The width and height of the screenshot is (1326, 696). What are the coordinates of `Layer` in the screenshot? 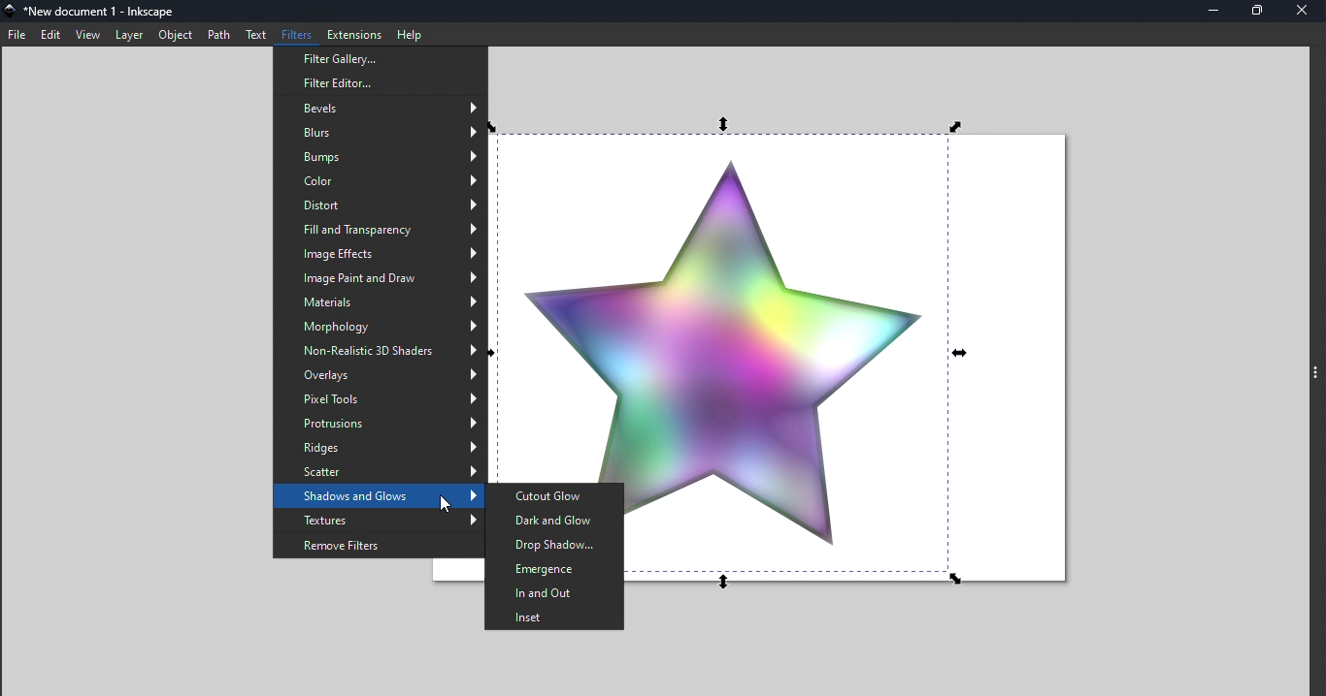 It's located at (127, 35).